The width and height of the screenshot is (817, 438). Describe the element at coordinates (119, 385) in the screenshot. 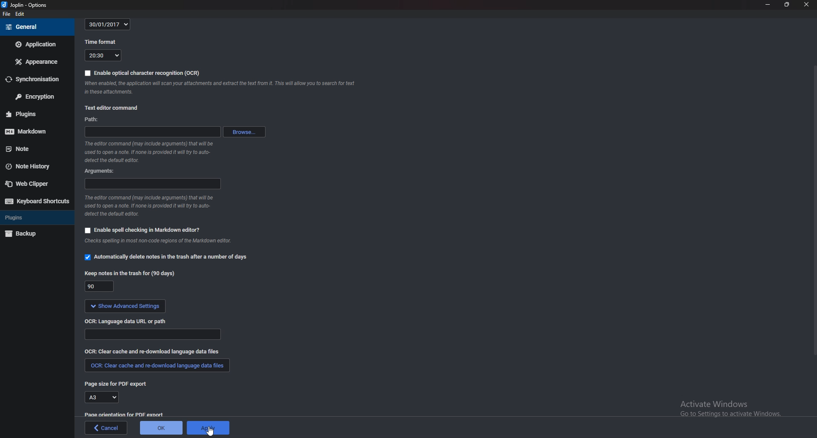

I see `page size for P D F export` at that location.